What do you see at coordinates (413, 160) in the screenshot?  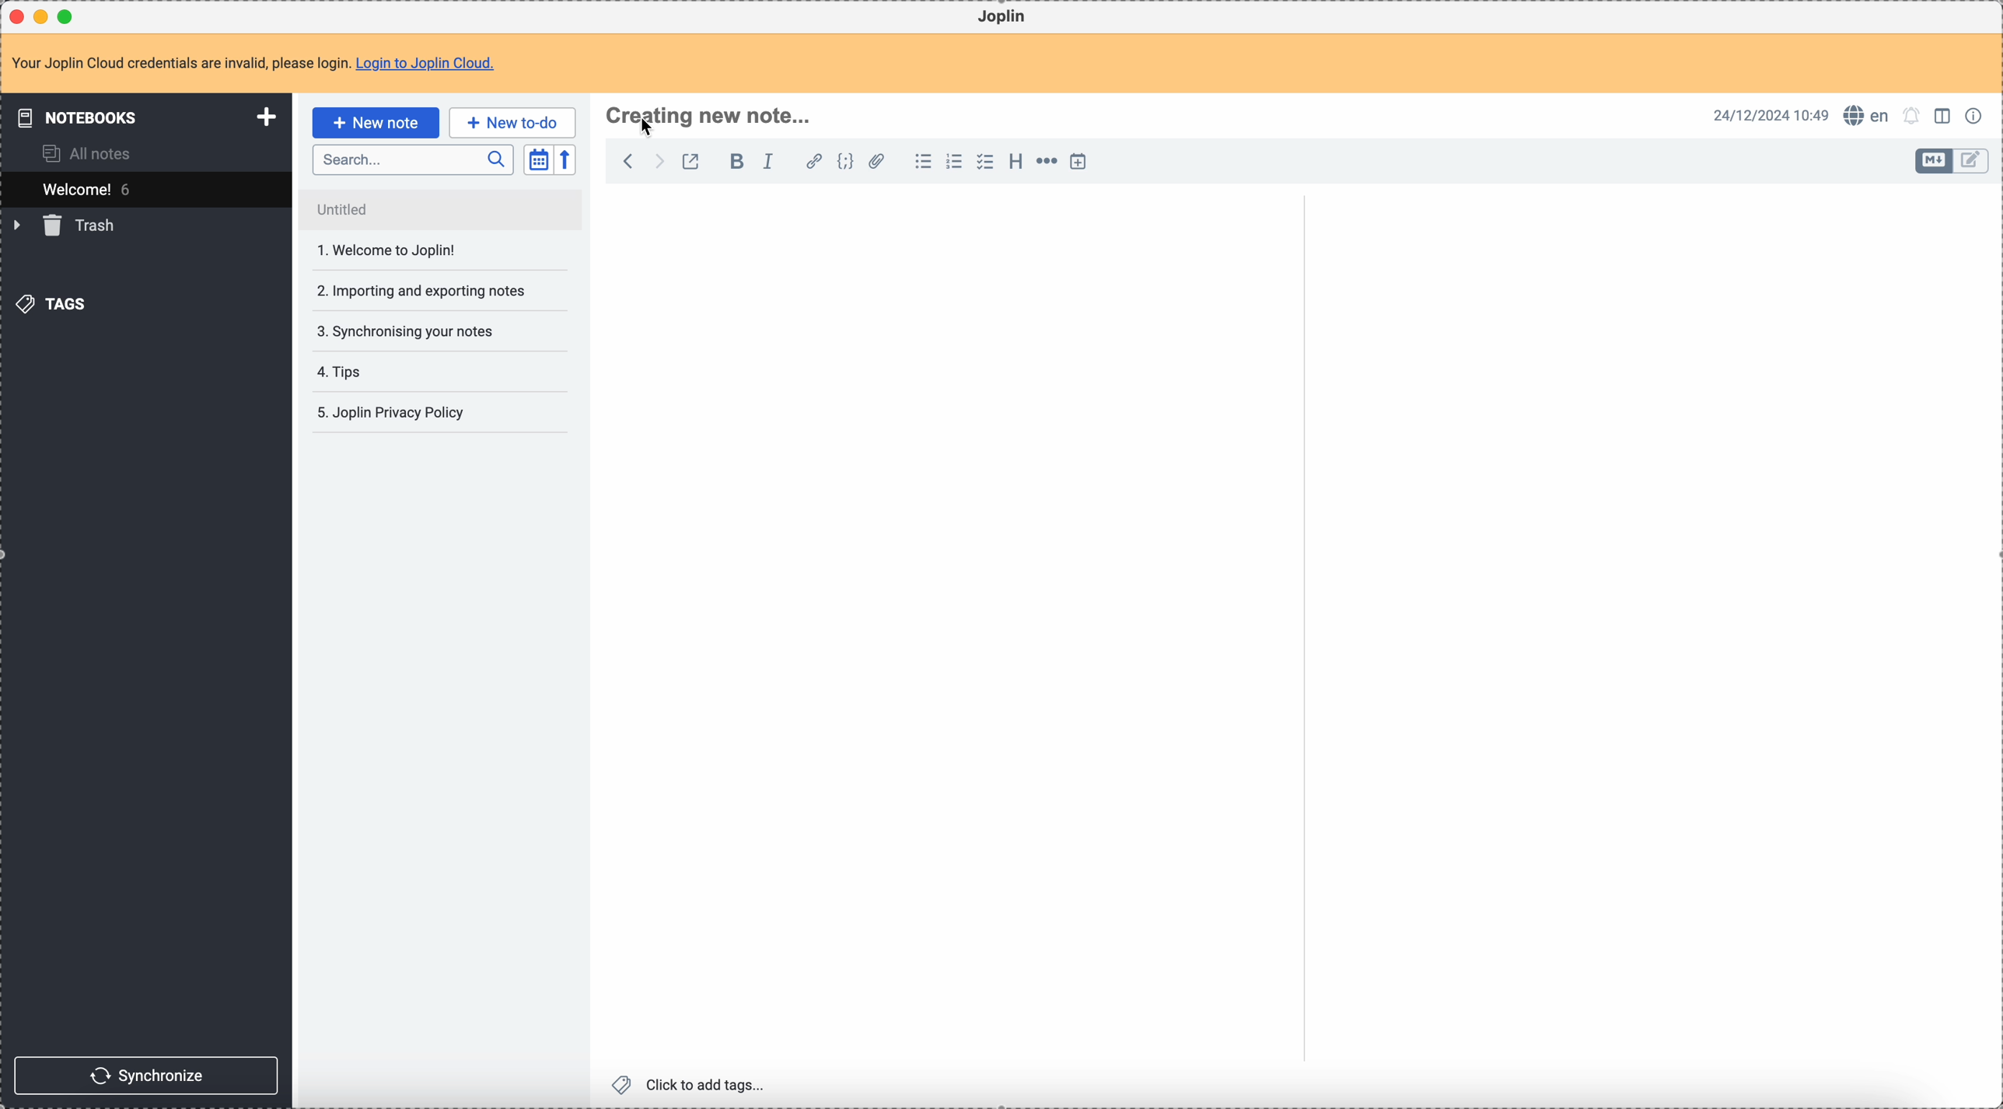 I see `search bar` at bounding box center [413, 160].